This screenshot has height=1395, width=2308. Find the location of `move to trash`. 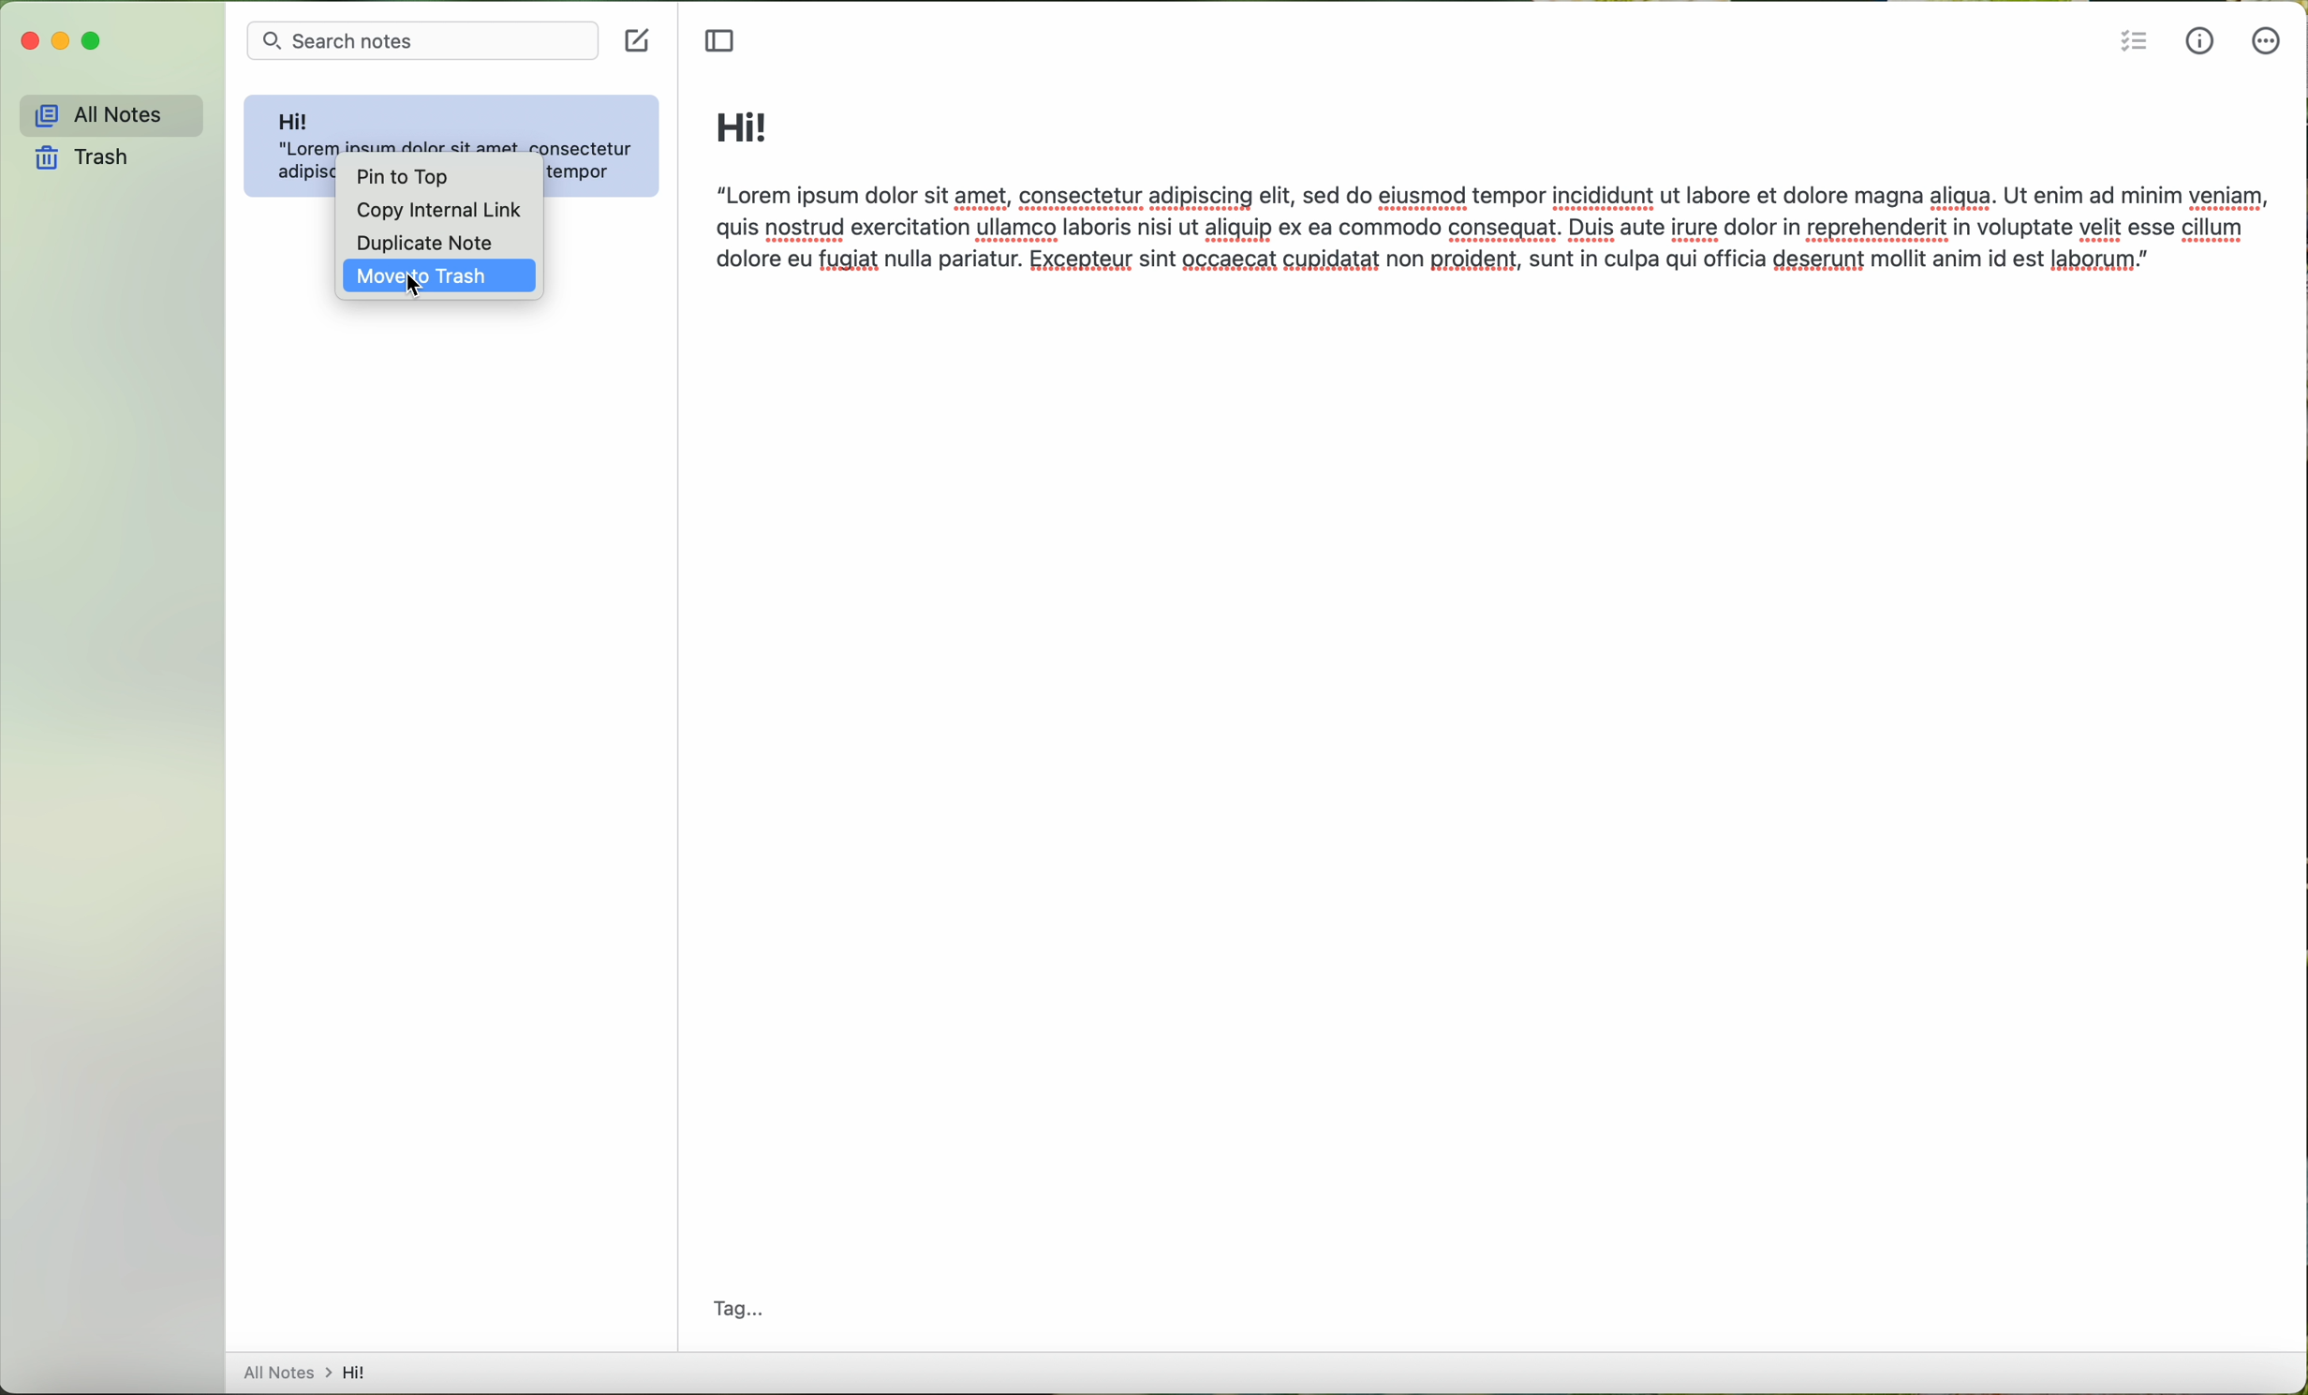

move to trash is located at coordinates (434, 278).